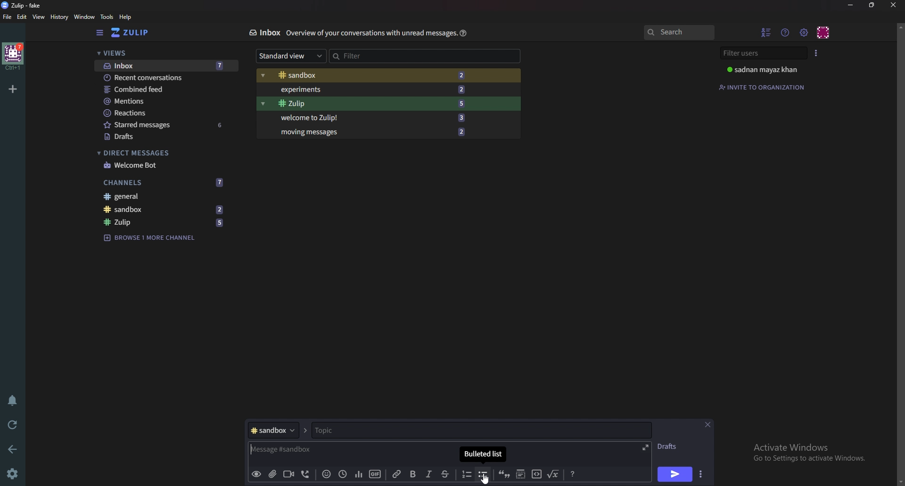  What do you see at coordinates (164, 183) in the screenshot?
I see `Channels` at bounding box center [164, 183].